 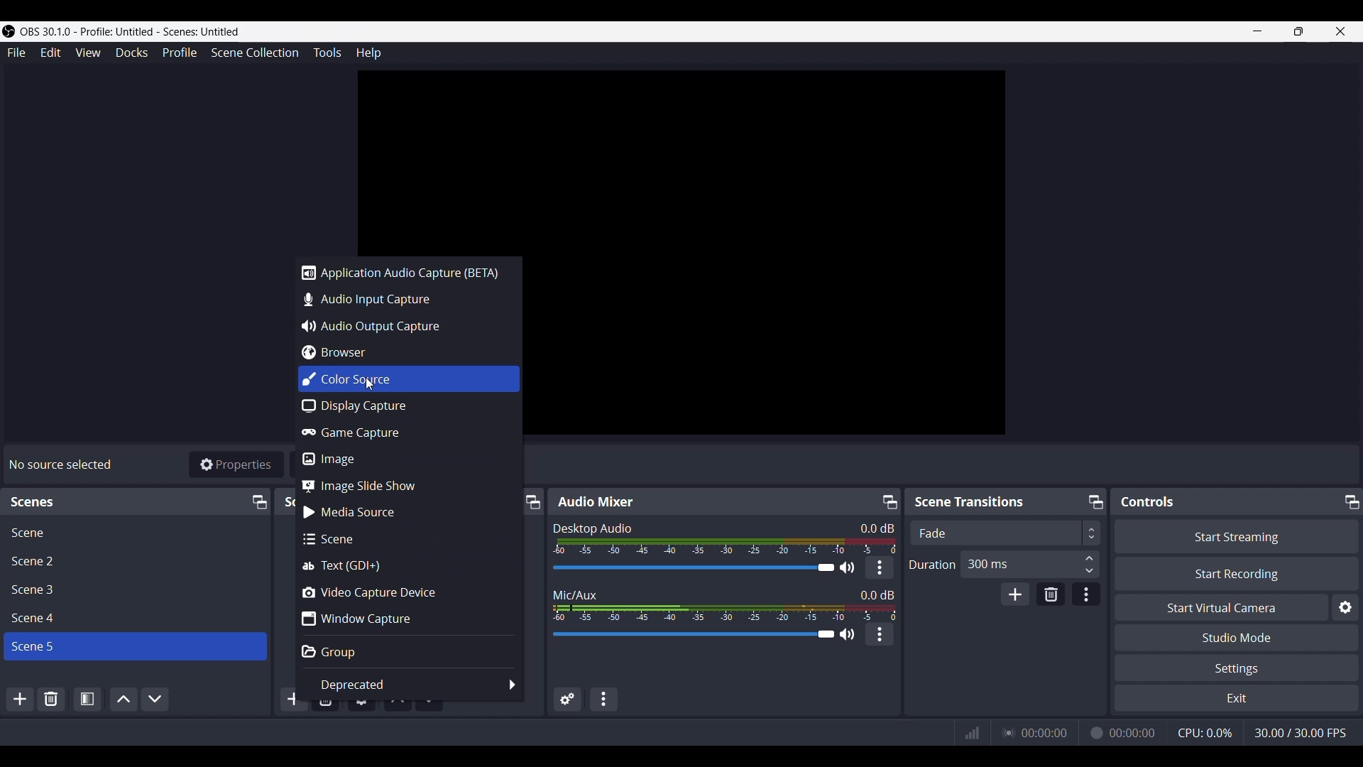 What do you see at coordinates (131, 53) in the screenshot?
I see `Docks` at bounding box center [131, 53].